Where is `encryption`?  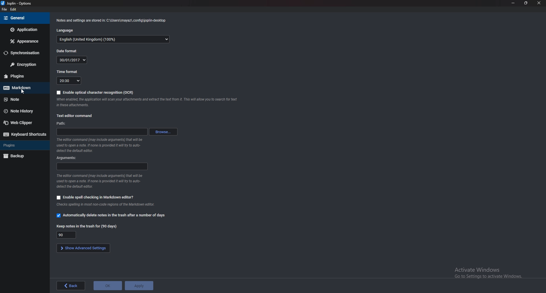 encryption is located at coordinates (23, 65).